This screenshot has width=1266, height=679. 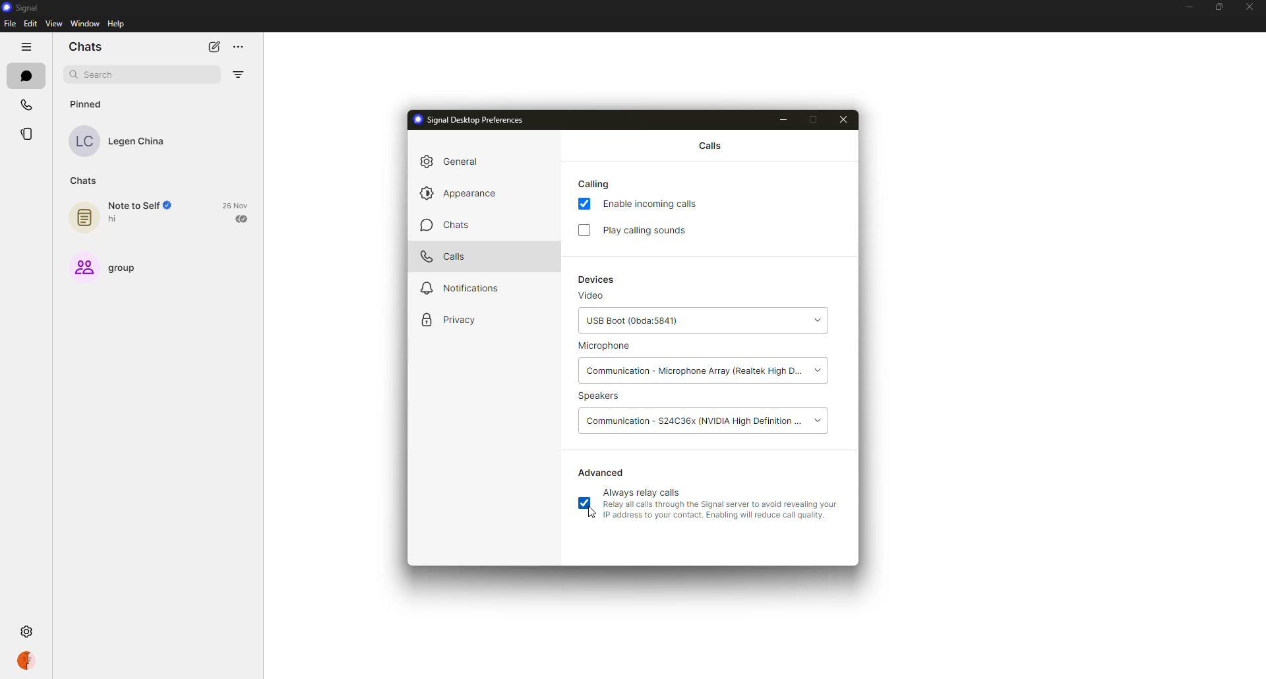 I want to click on advanced, so click(x=602, y=472).